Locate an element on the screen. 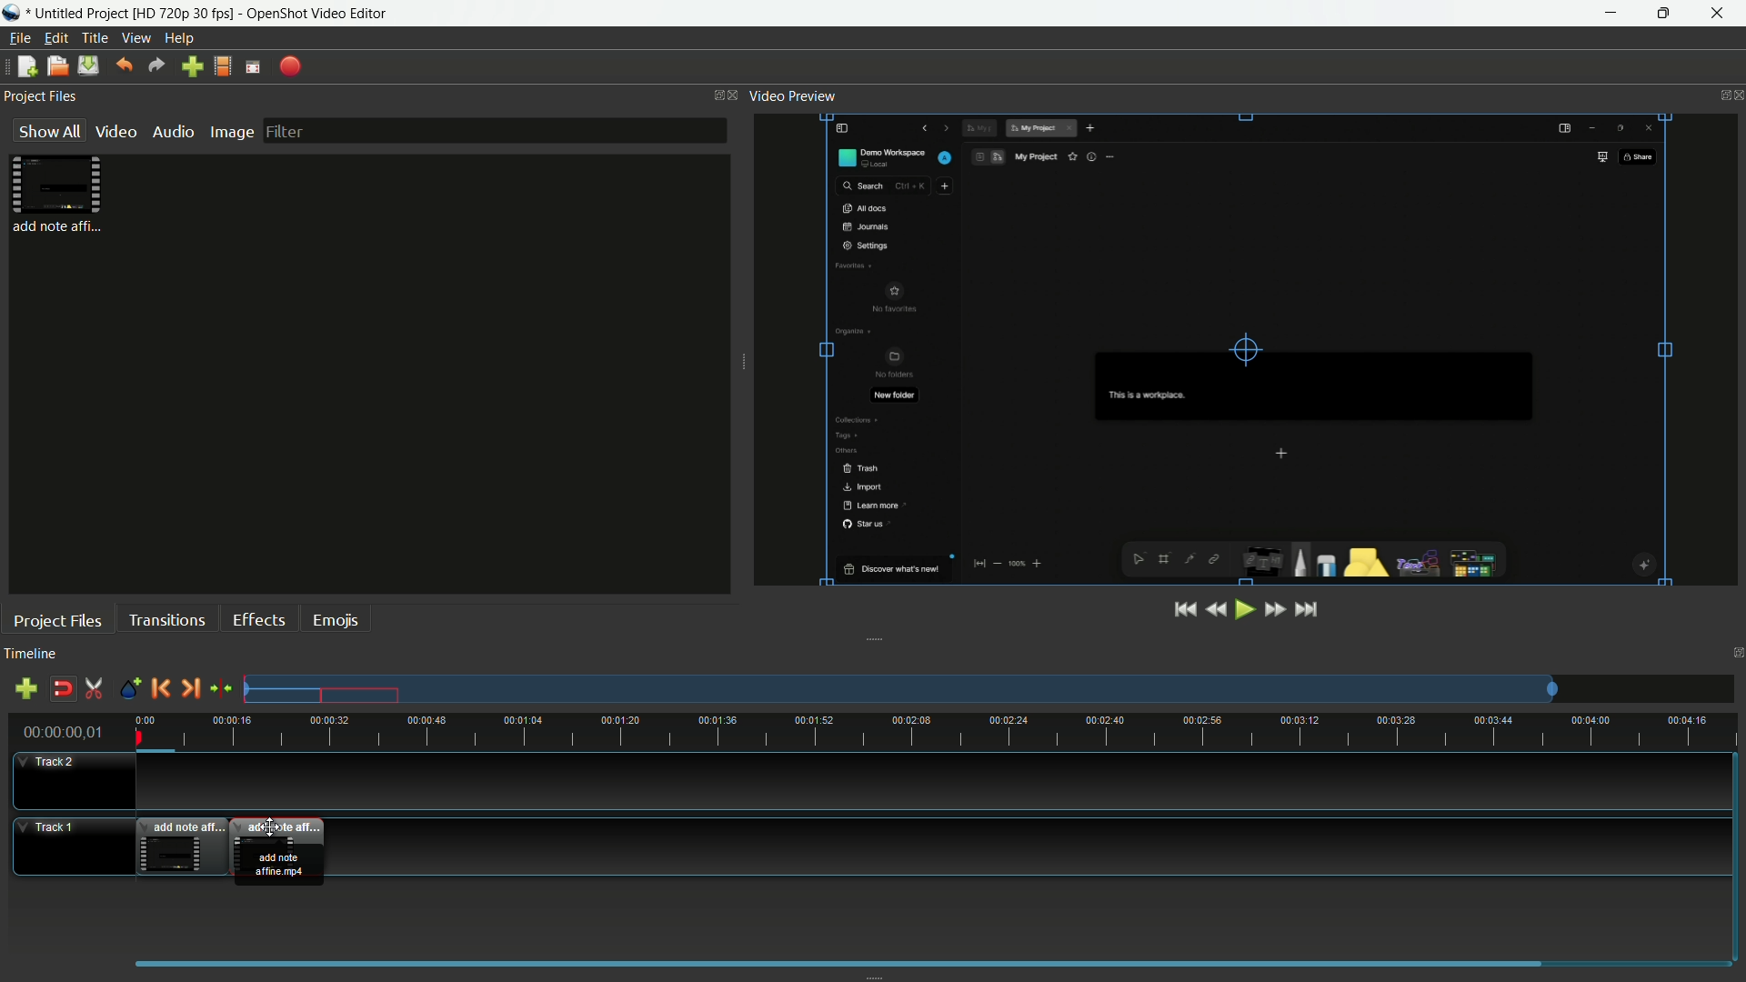 The image size is (1746, 982). redo is located at coordinates (156, 65).